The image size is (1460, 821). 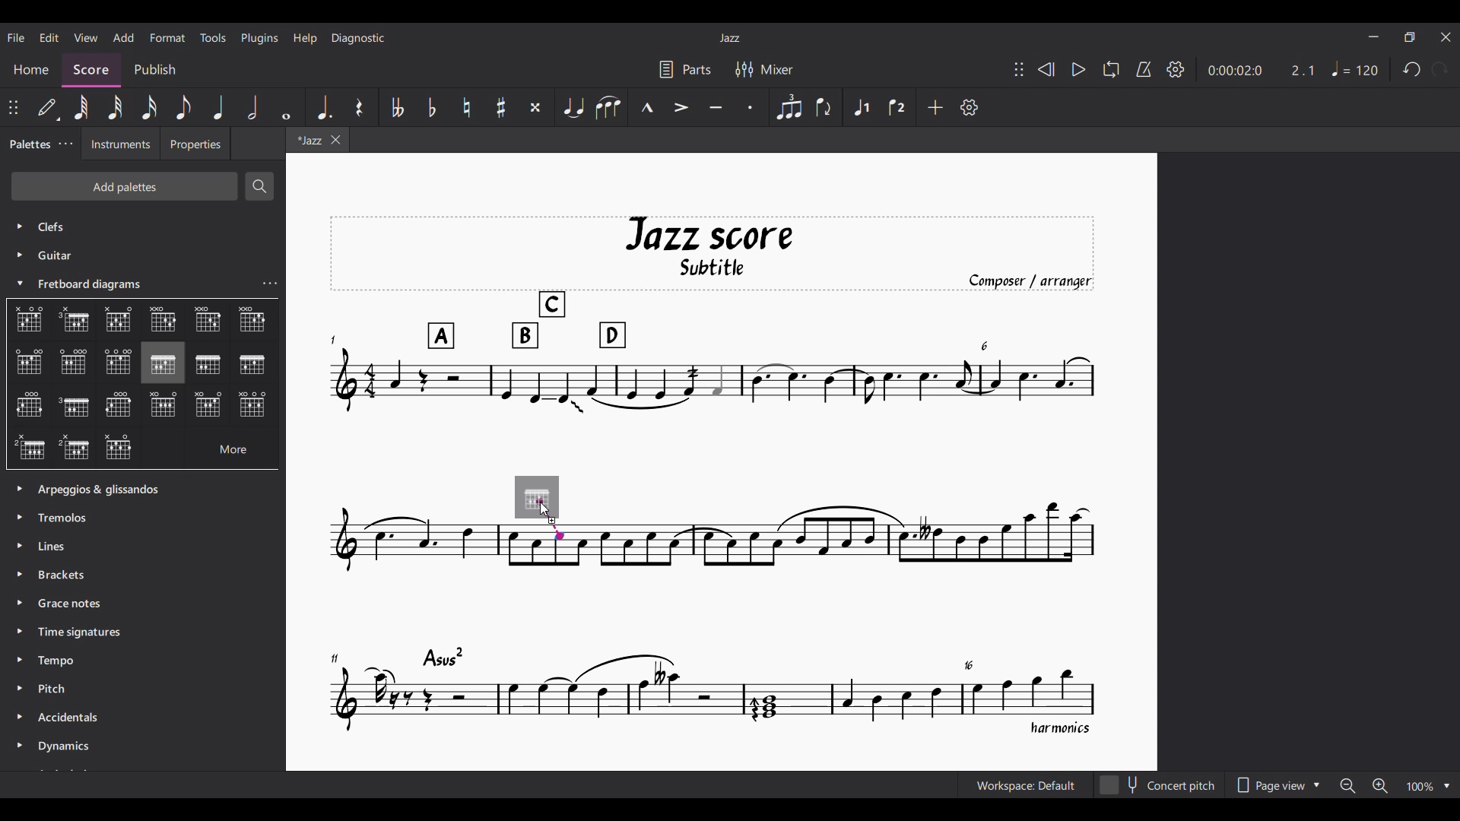 What do you see at coordinates (86, 38) in the screenshot?
I see `View menu` at bounding box center [86, 38].